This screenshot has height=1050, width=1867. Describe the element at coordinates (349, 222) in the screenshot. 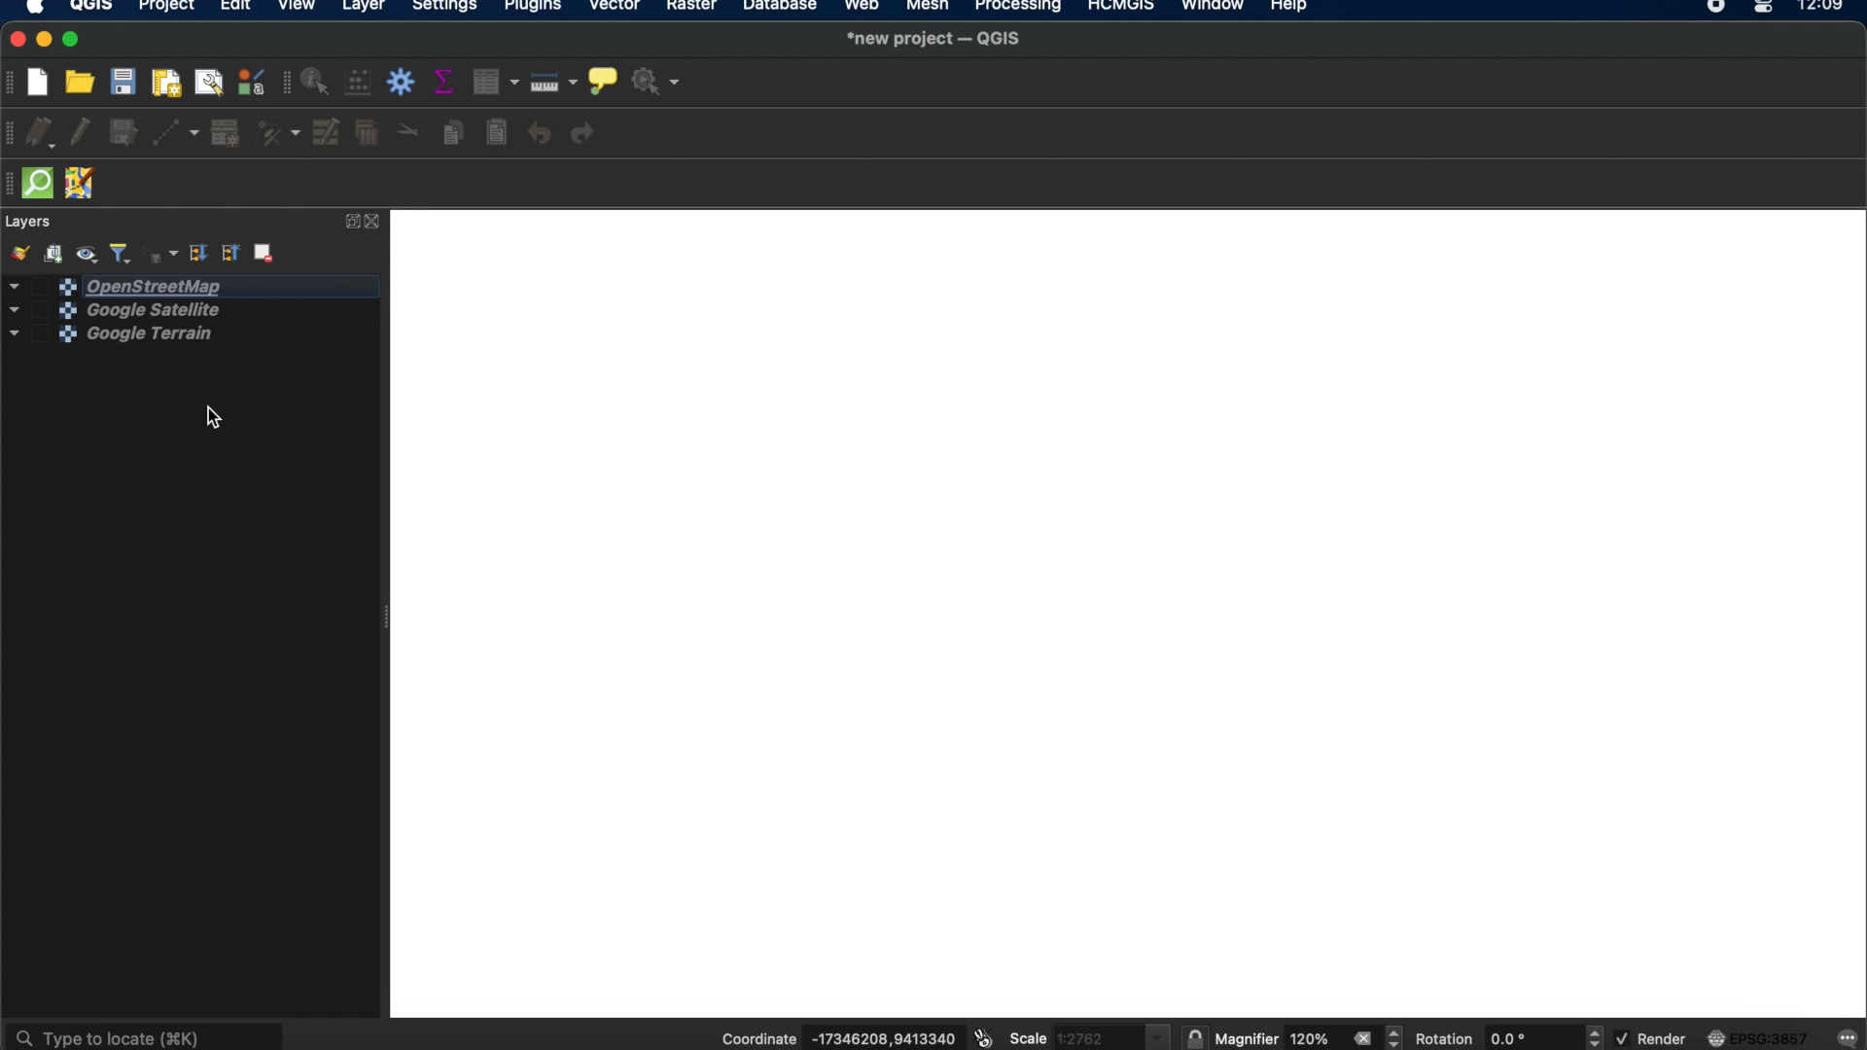

I see `expand` at that location.